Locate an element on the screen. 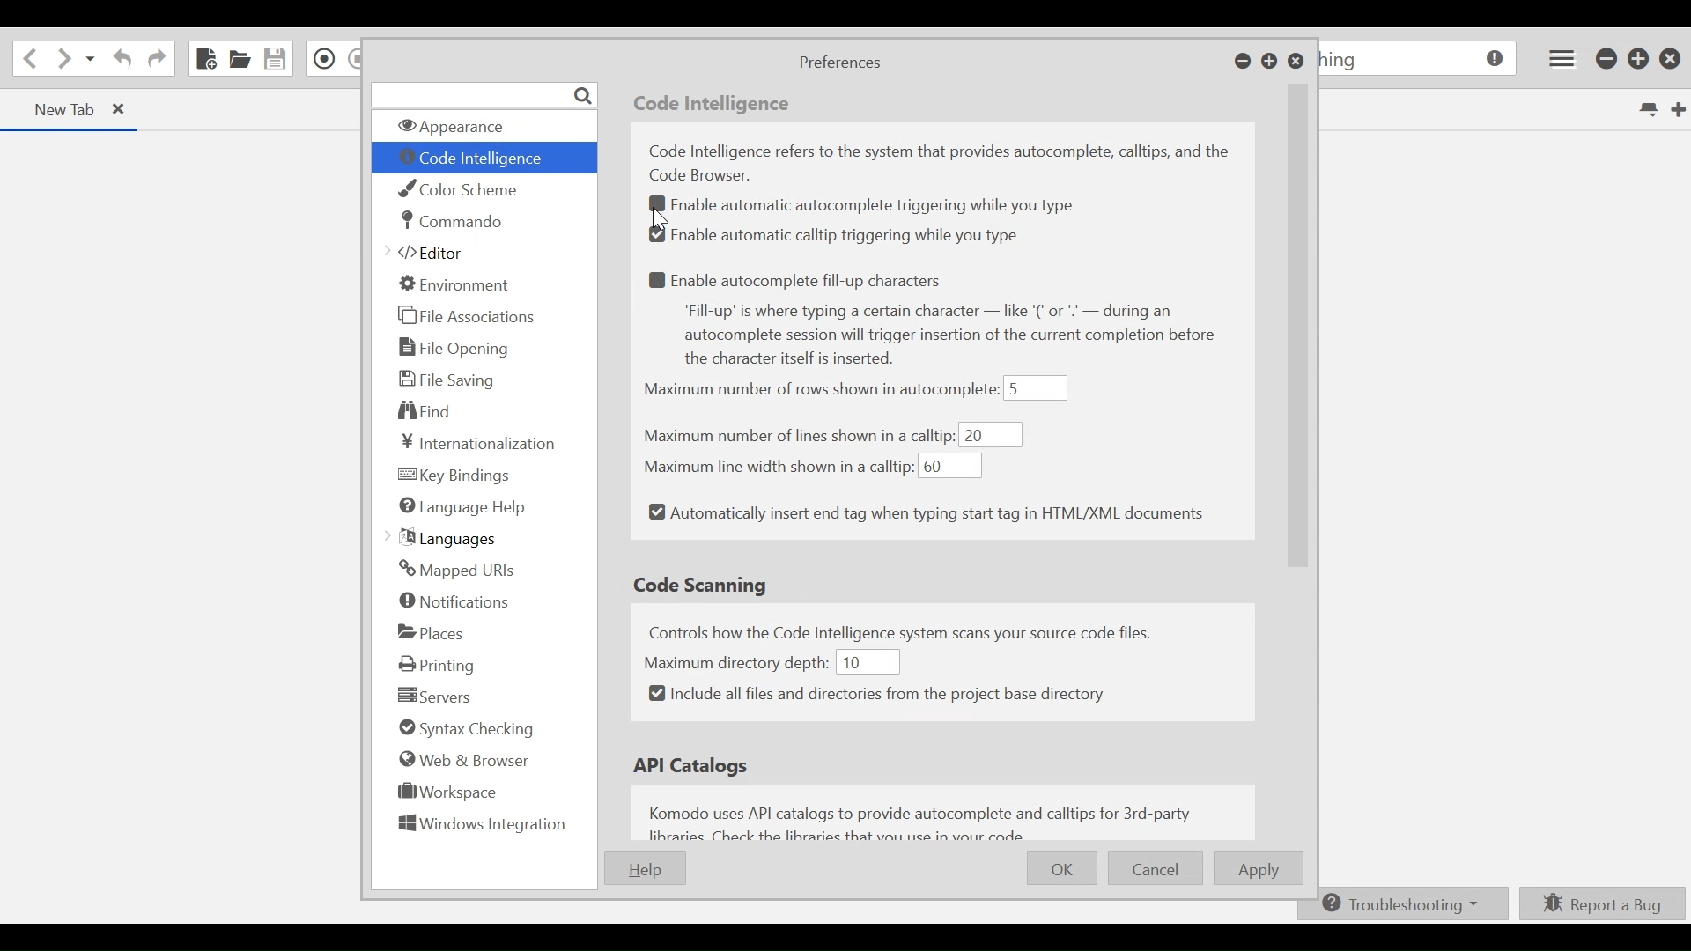 This screenshot has width=1691, height=951. Close is located at coordinates (1296, 63).